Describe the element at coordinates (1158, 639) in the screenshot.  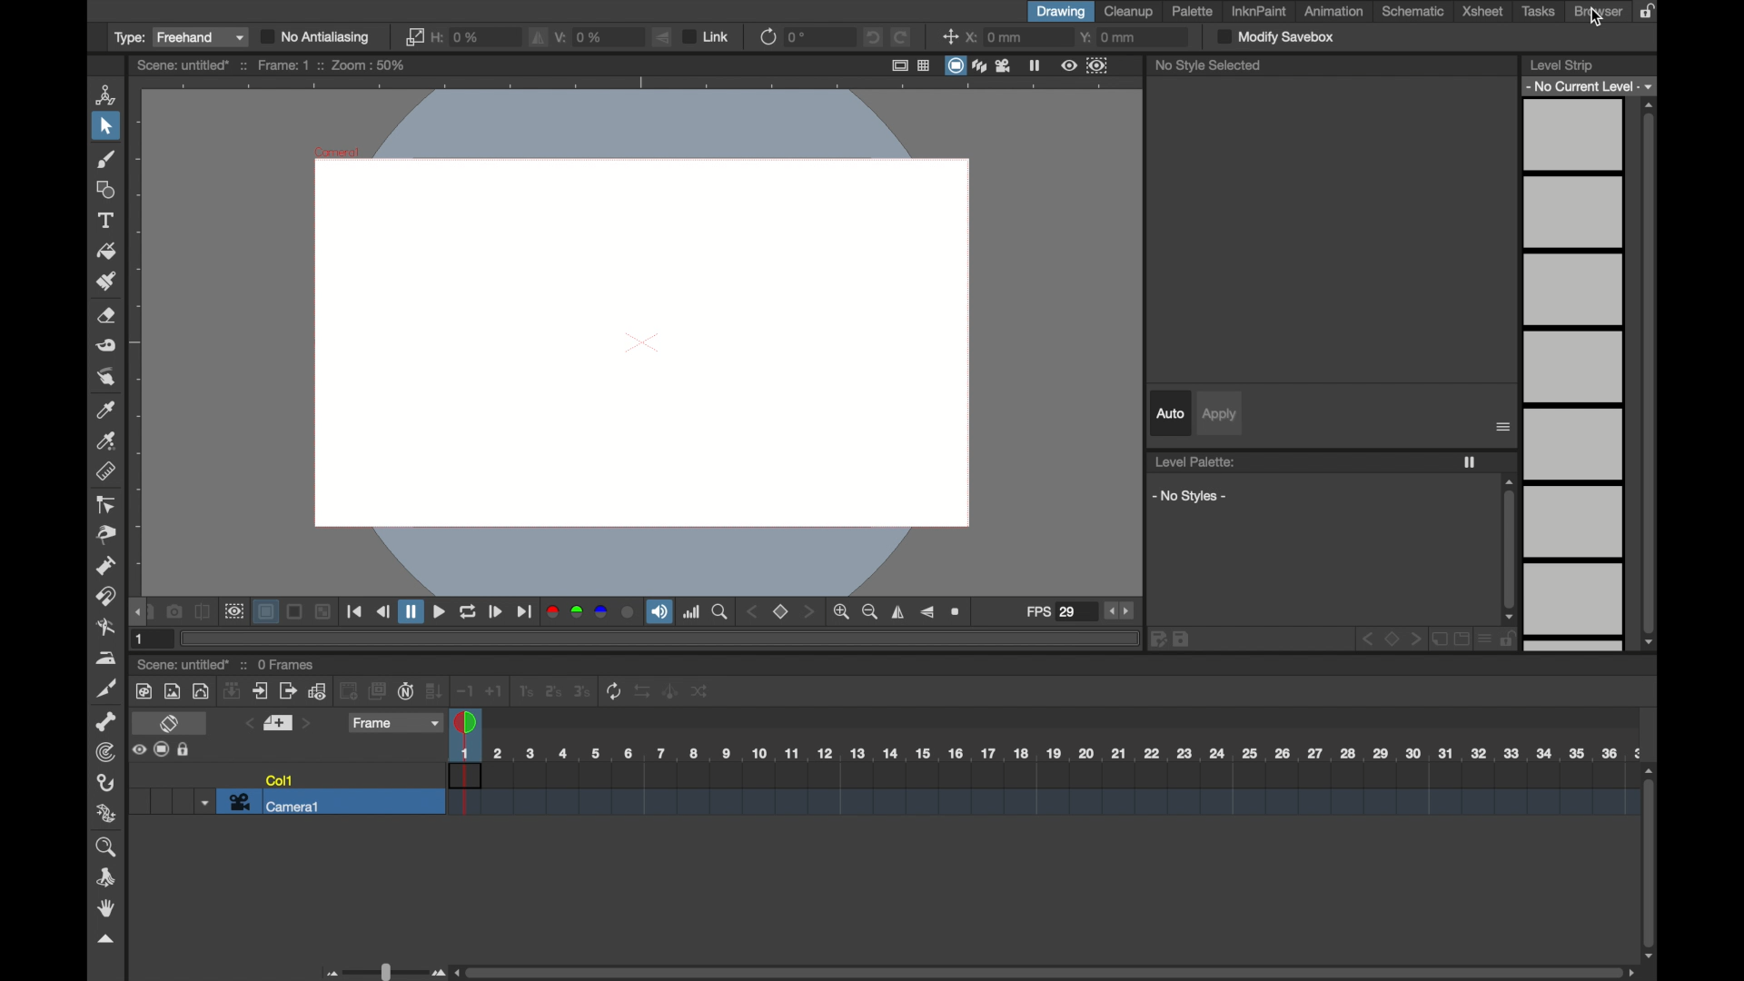
I see `edit` at that location.